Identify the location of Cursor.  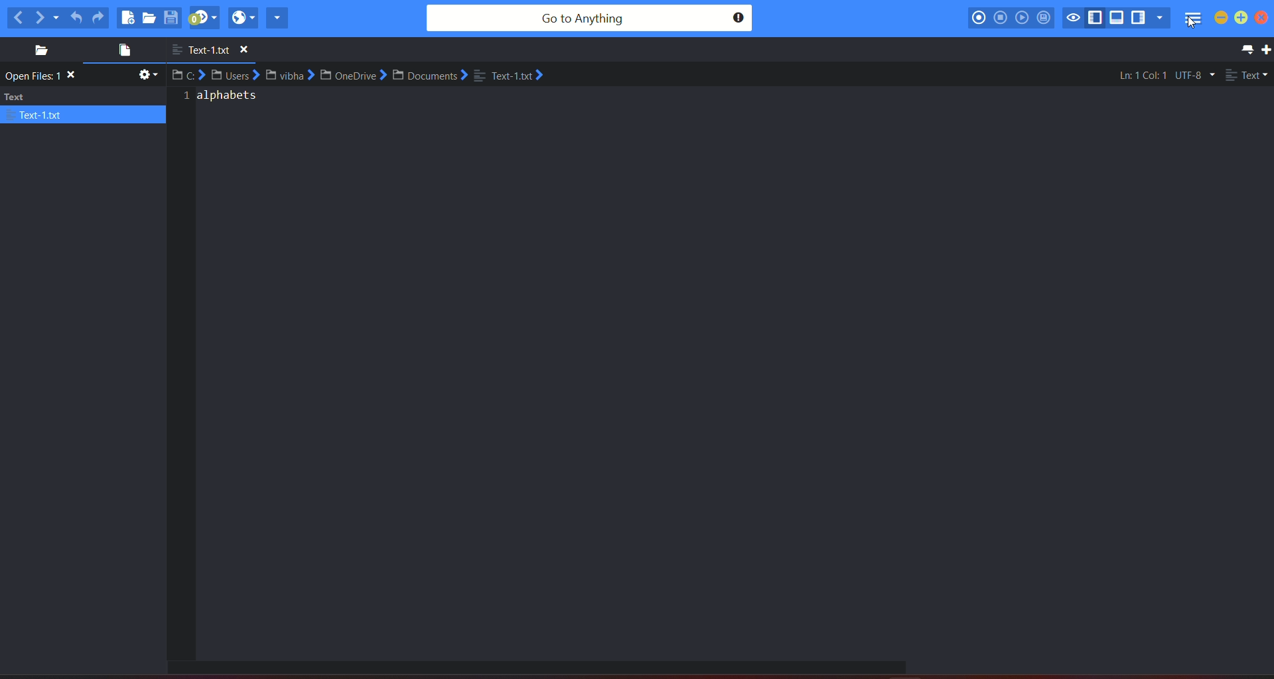
(1194, 21).